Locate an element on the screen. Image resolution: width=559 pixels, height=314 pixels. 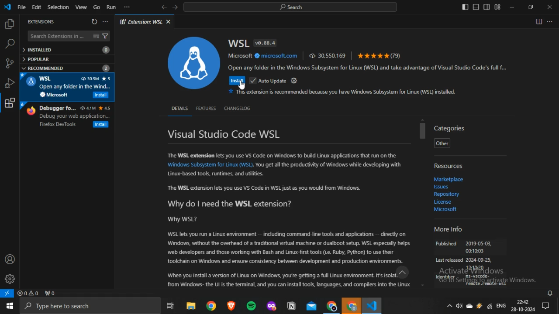
Ws-vscode- is located at coordinates (478, 276).